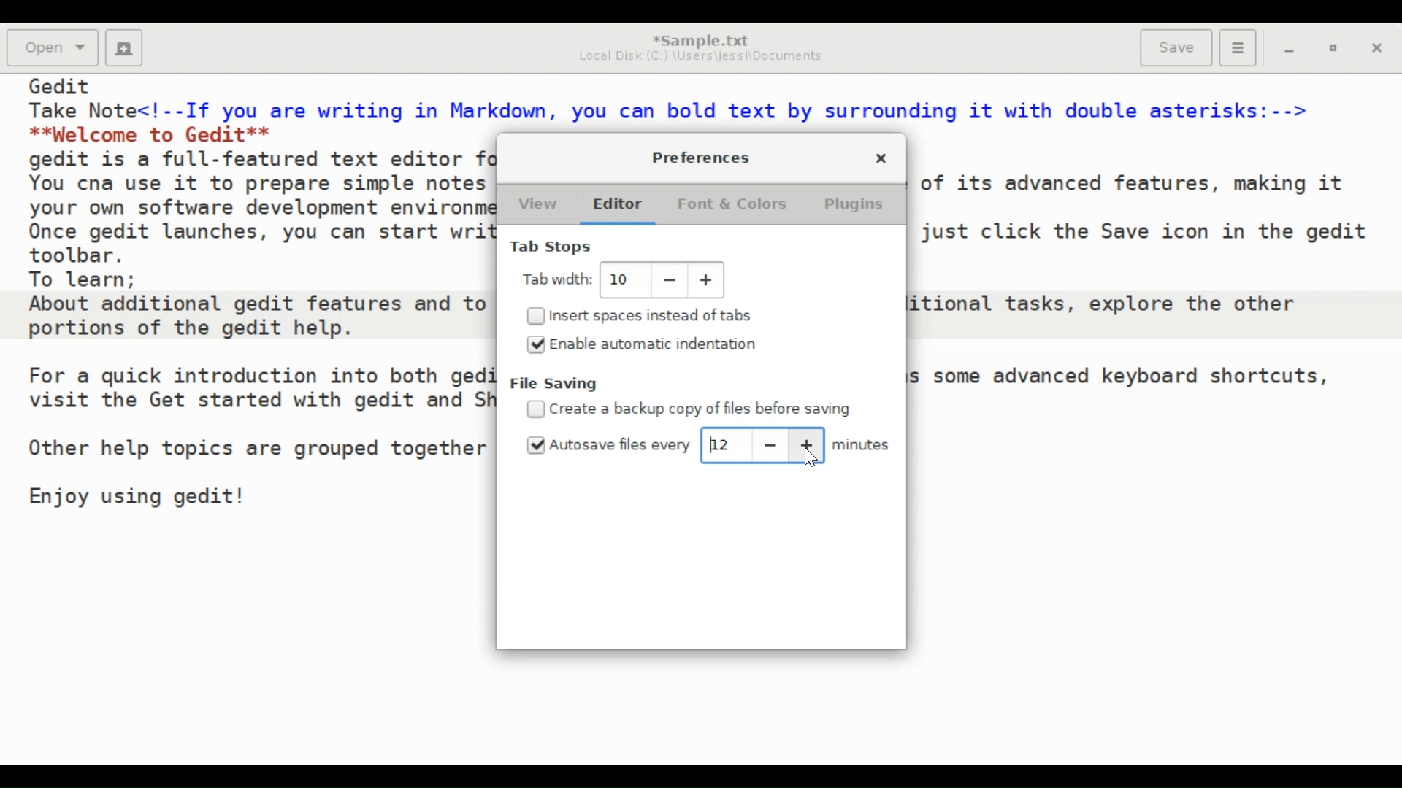 This screenshot has height=788, width=1402. I want to click on Local Disk (C2) \Users\jessi\Documents, so click(698, 56).